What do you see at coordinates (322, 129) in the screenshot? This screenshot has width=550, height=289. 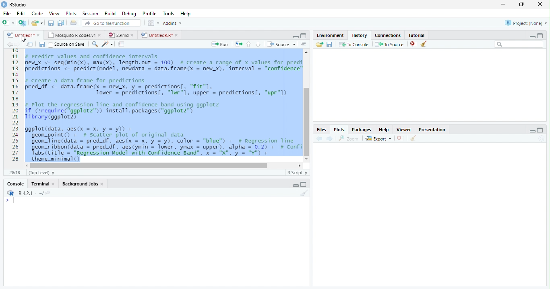 I see `Files` at bounding box center [322, 129].